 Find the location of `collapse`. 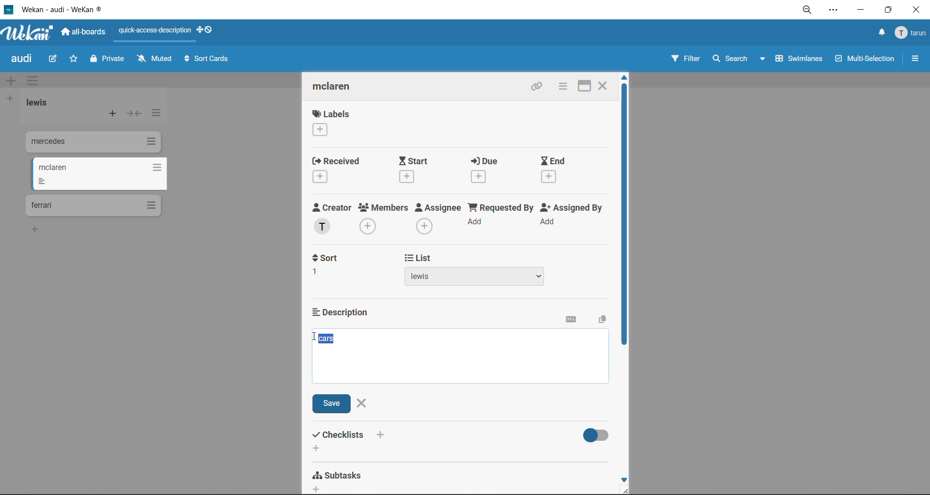

collapse is located at coordinates (133, 113).